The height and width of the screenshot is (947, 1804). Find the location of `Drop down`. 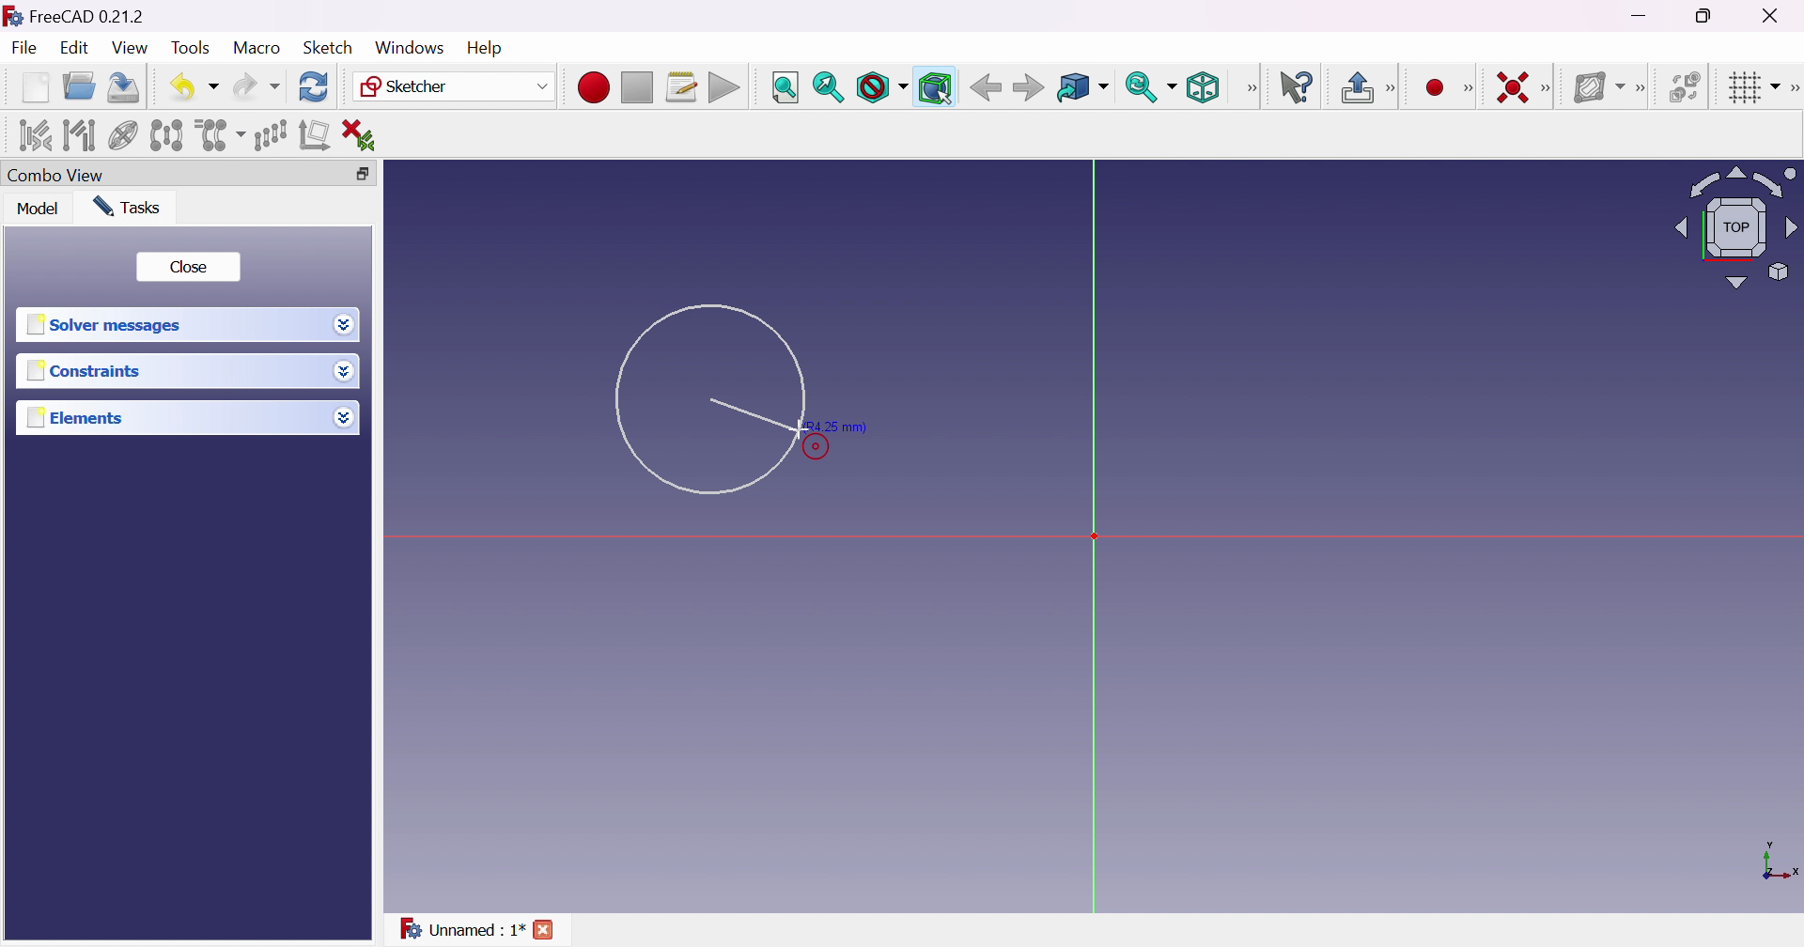

Drop down is located at coordinates (347, 371).